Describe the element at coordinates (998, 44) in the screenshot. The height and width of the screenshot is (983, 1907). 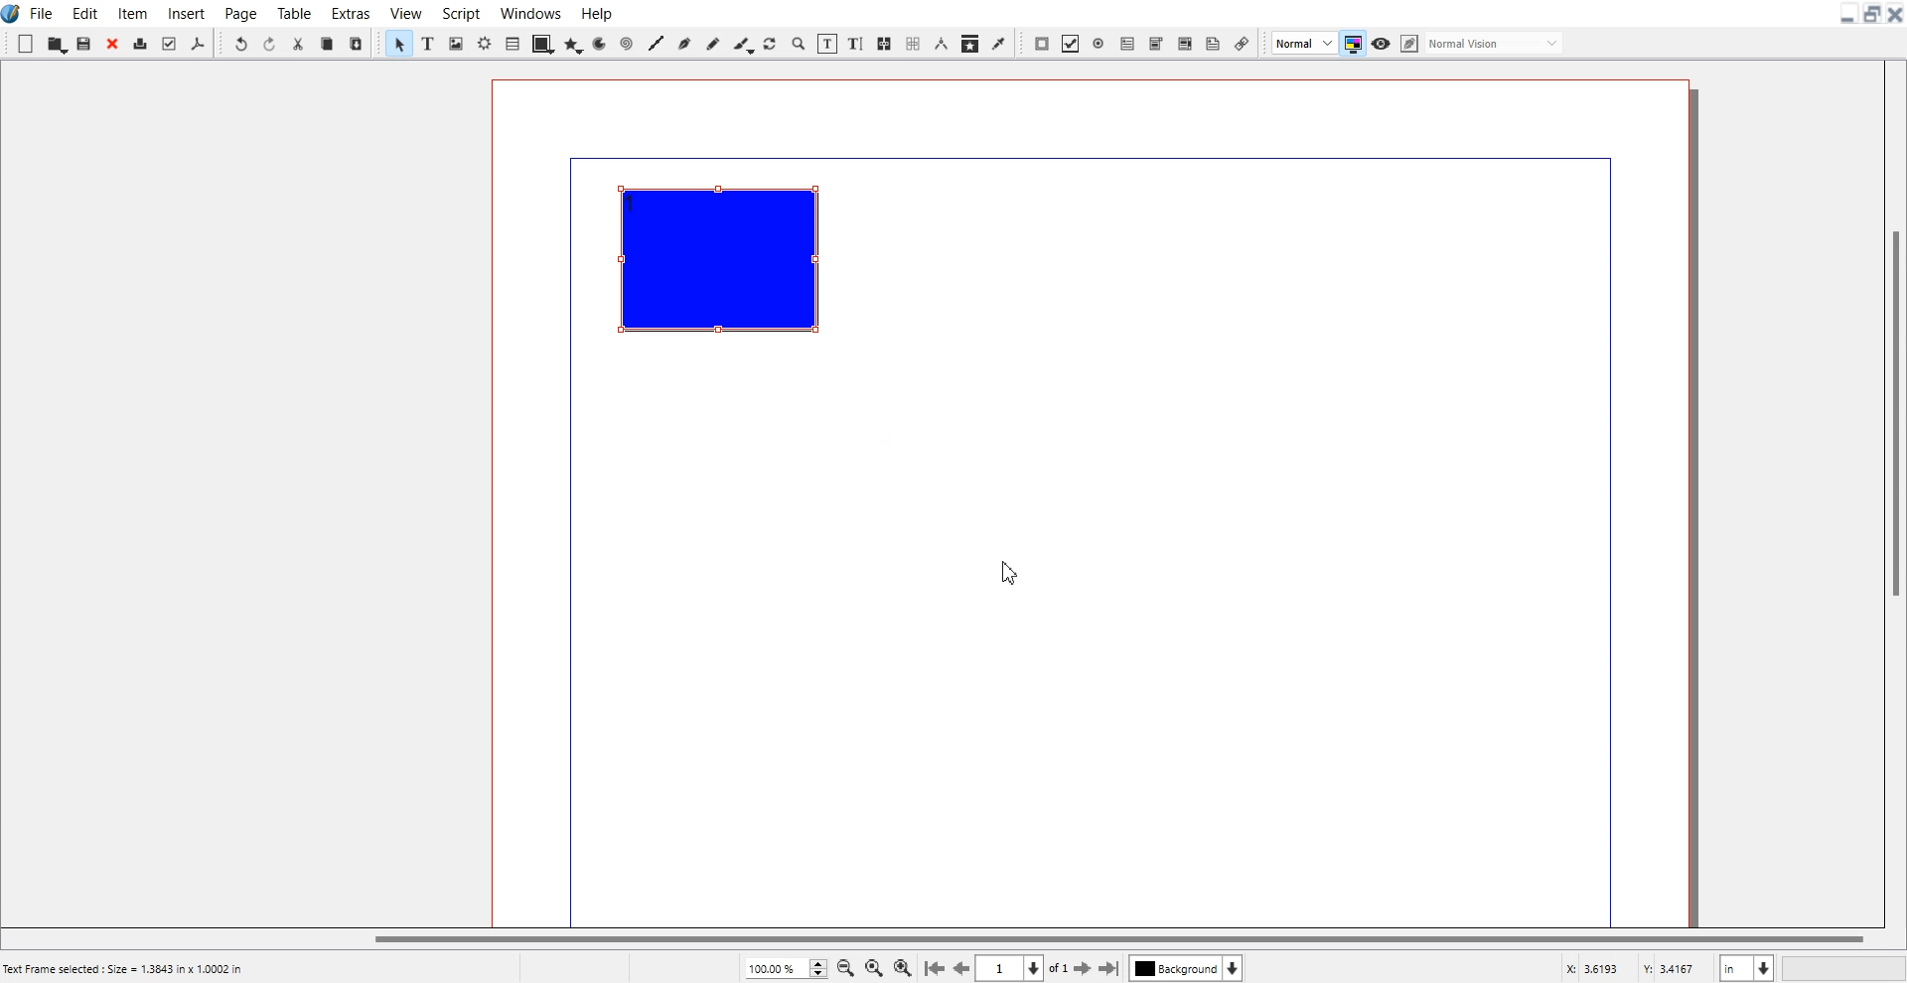
I see `Eye Dropper` at that location.